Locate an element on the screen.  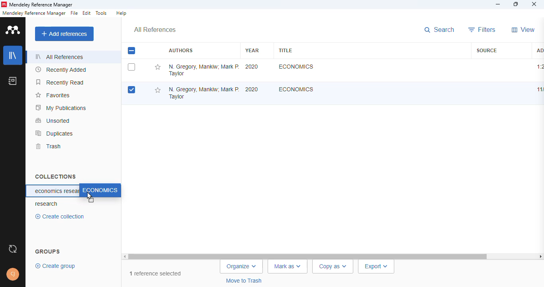
year is located at coordinates (252, 50).